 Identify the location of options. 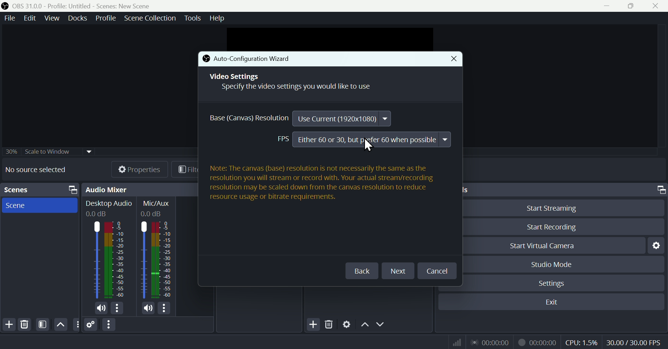
(76, 324).